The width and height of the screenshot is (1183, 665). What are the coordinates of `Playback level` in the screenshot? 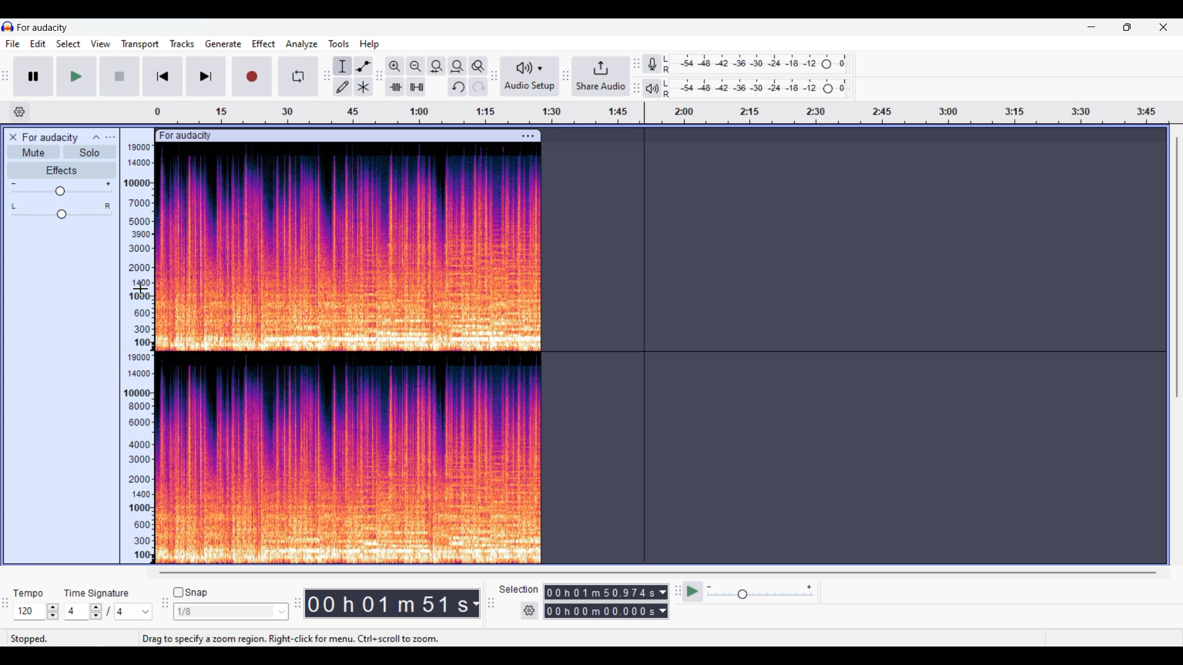 It's located at (759, 89).